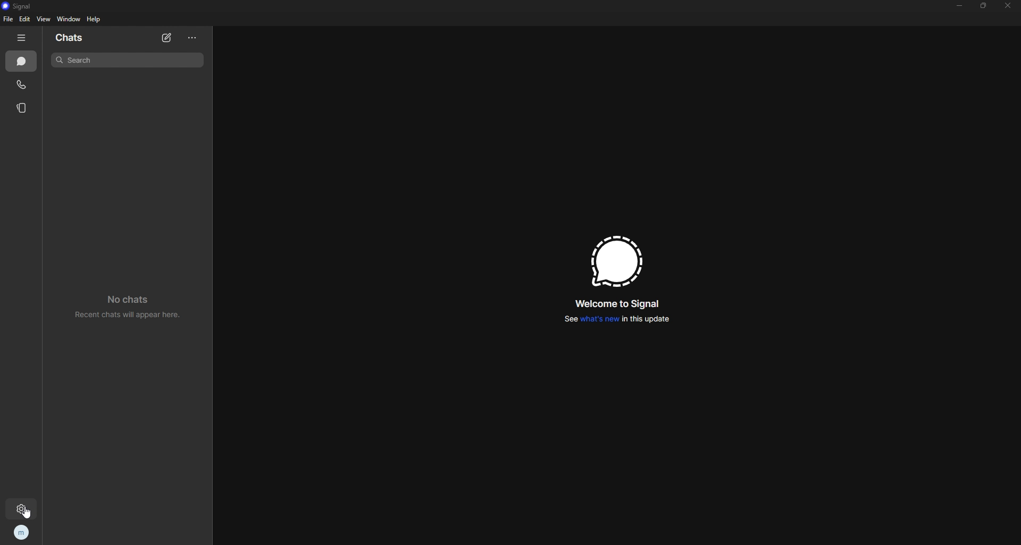  What do you see at coordinates (94, 19) in the screenshot?
I see `help` at bounding box center [94, 19].